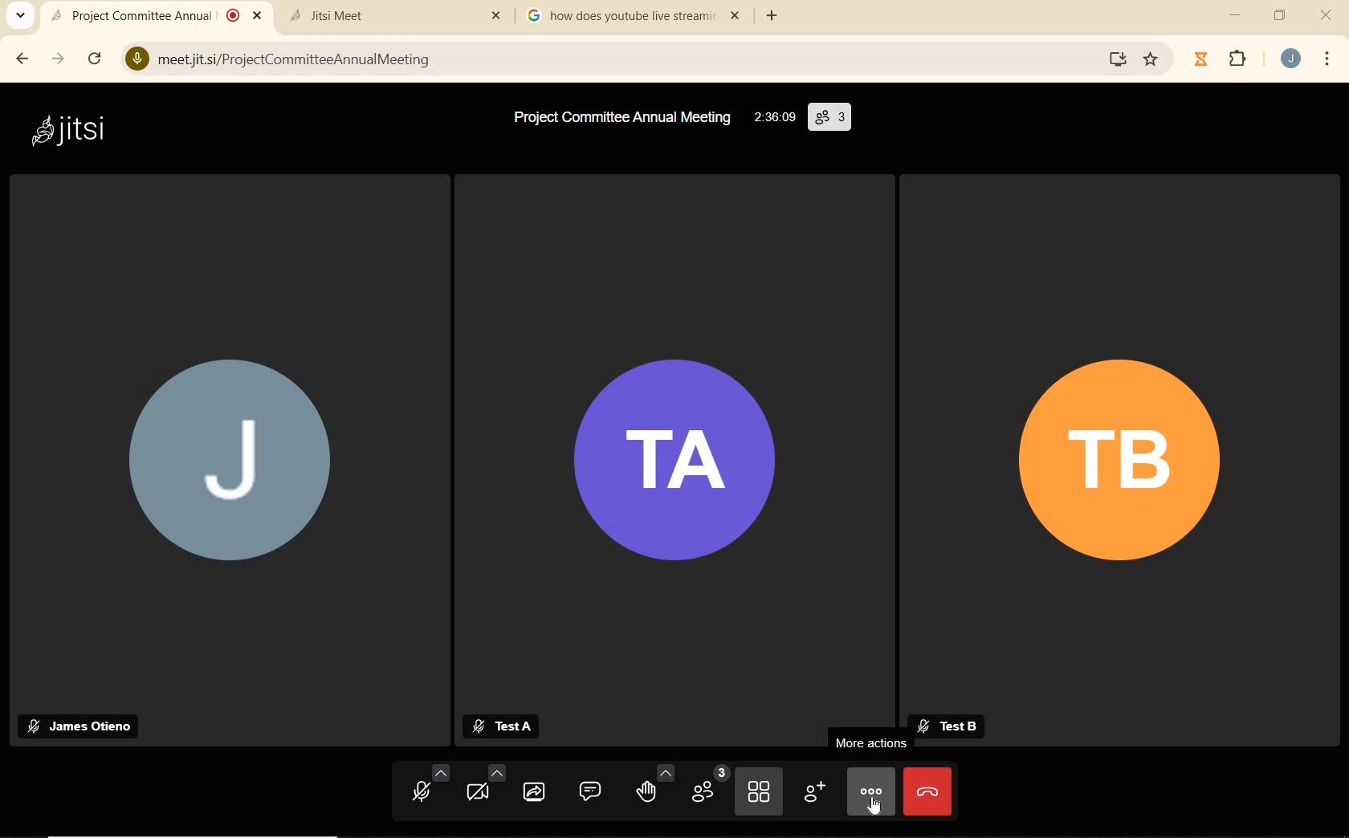 The height and width of the screenshot is (838, 1349). What do you see at coordinates (813, 793) in the screenshot?
I see `INVITE PEOPLE` at bounding box center [813, 793].